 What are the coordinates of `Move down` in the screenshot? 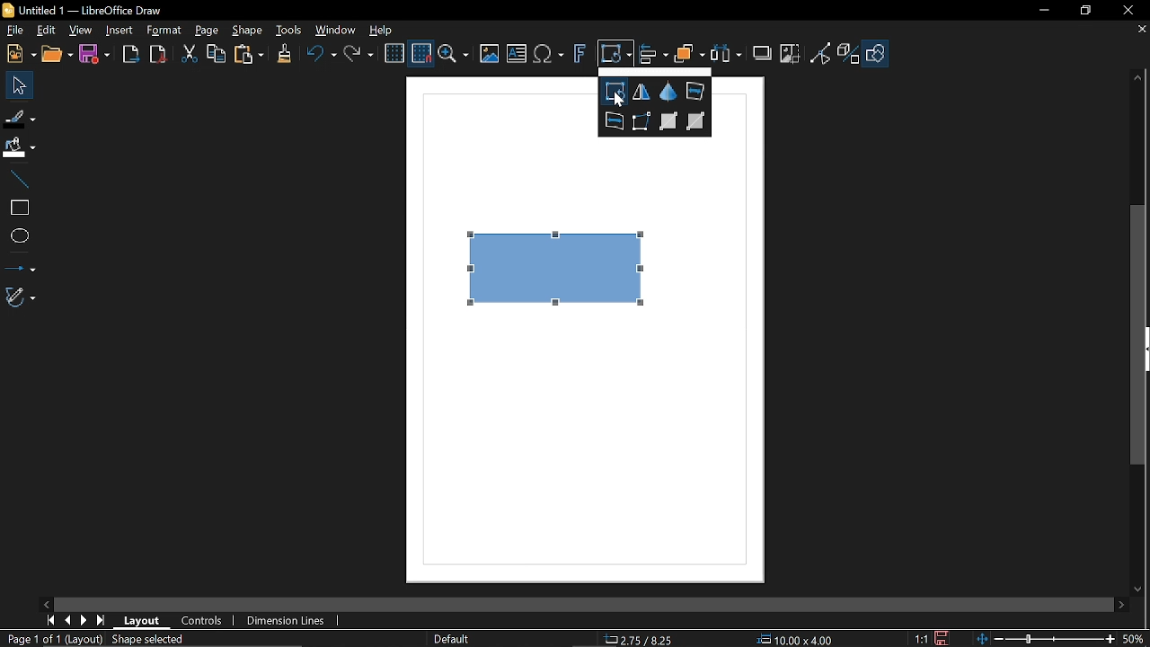 It's located at (1141, 589).